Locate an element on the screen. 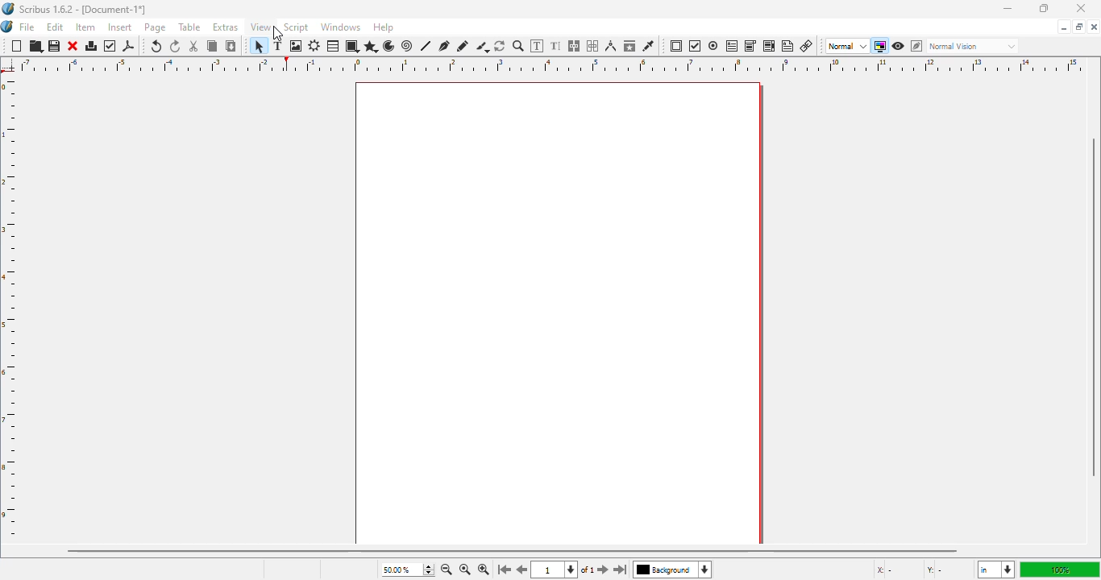 This screenshot has width=1101, height=580. close is located at coordinates (1094, 27).